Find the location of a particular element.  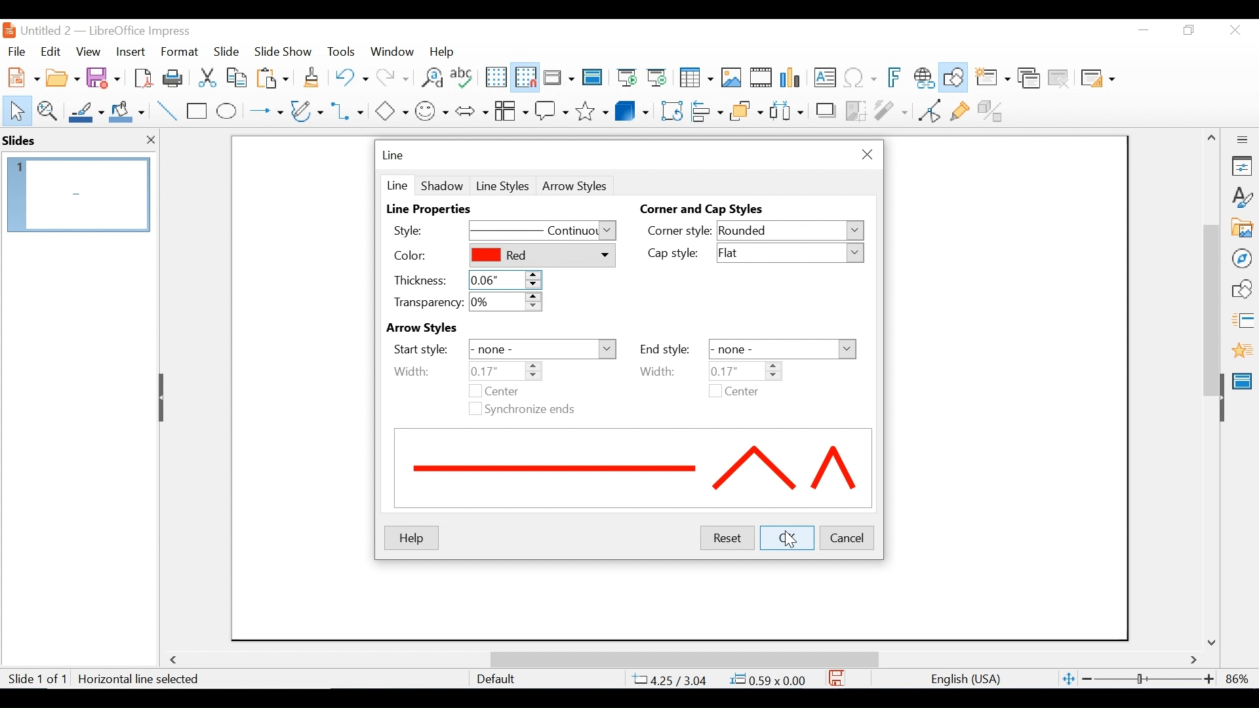

Restore is located at coordinates (1187, 30).